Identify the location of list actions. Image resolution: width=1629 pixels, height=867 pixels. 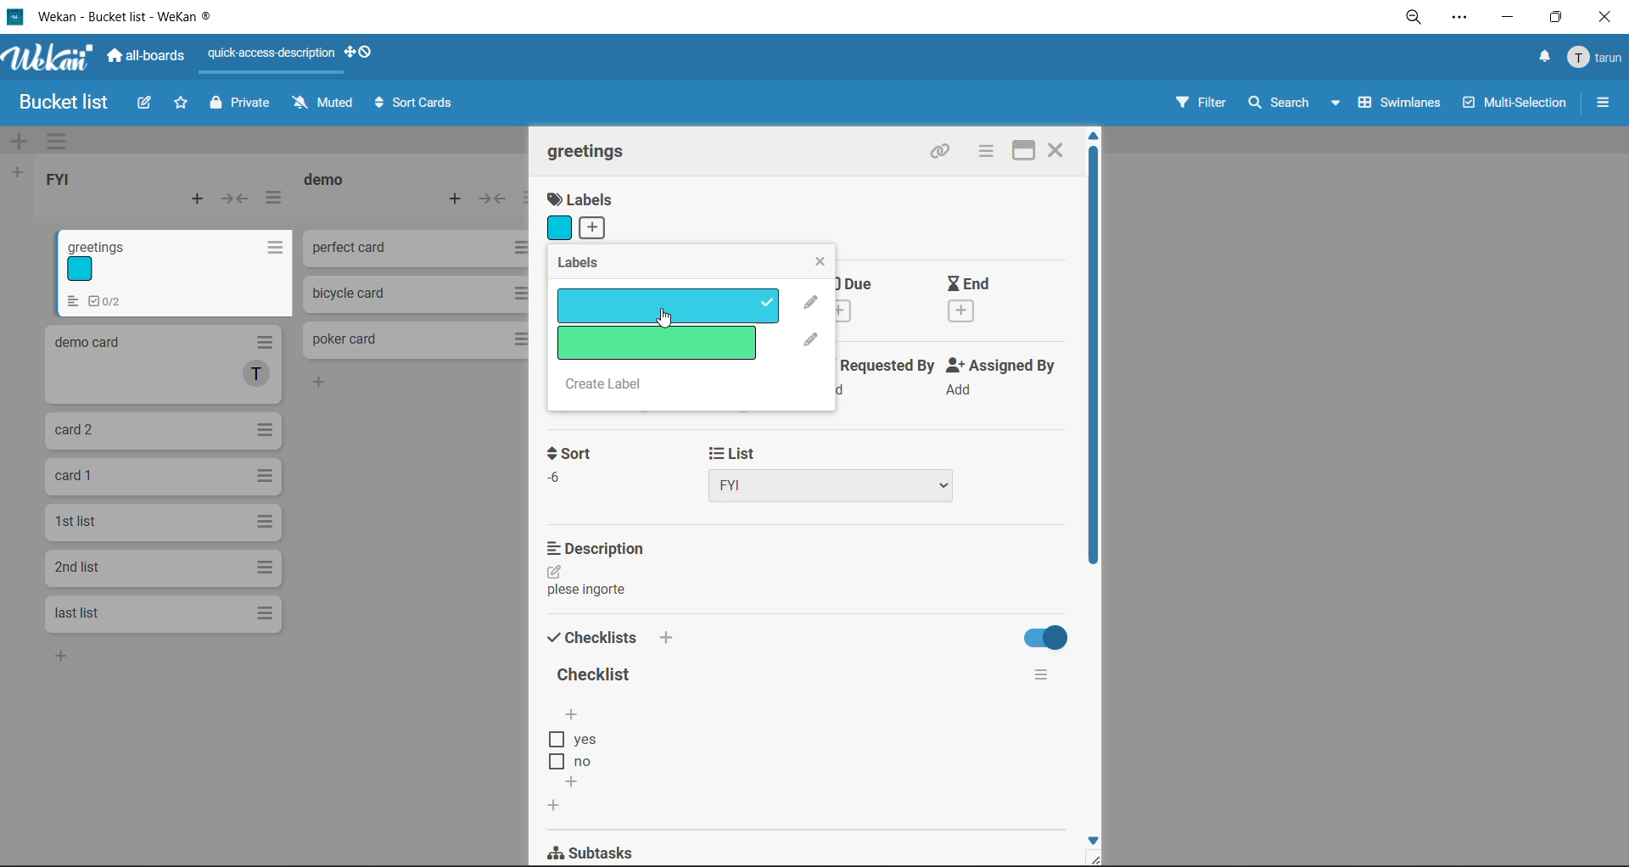
(273, 199).